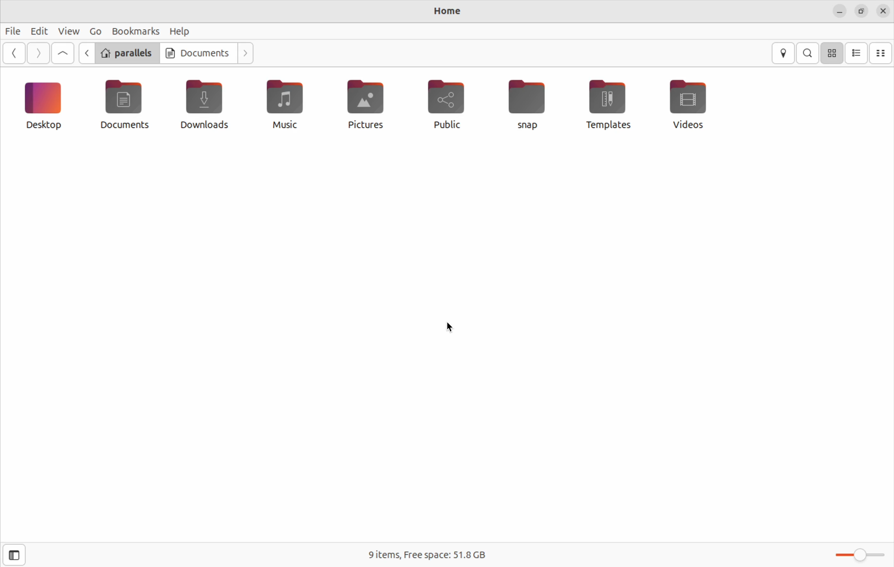  Describe the element at coordinates (13, 555) in the screenshot. I see `openside bar` at that location.